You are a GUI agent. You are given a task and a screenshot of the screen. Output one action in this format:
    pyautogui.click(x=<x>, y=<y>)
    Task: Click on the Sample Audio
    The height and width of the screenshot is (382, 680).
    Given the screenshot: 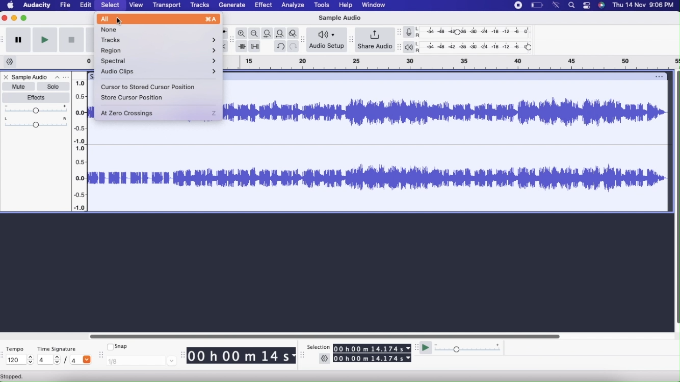 What is the action you would take?
    pyautogui.click(x=155, y=178)
    